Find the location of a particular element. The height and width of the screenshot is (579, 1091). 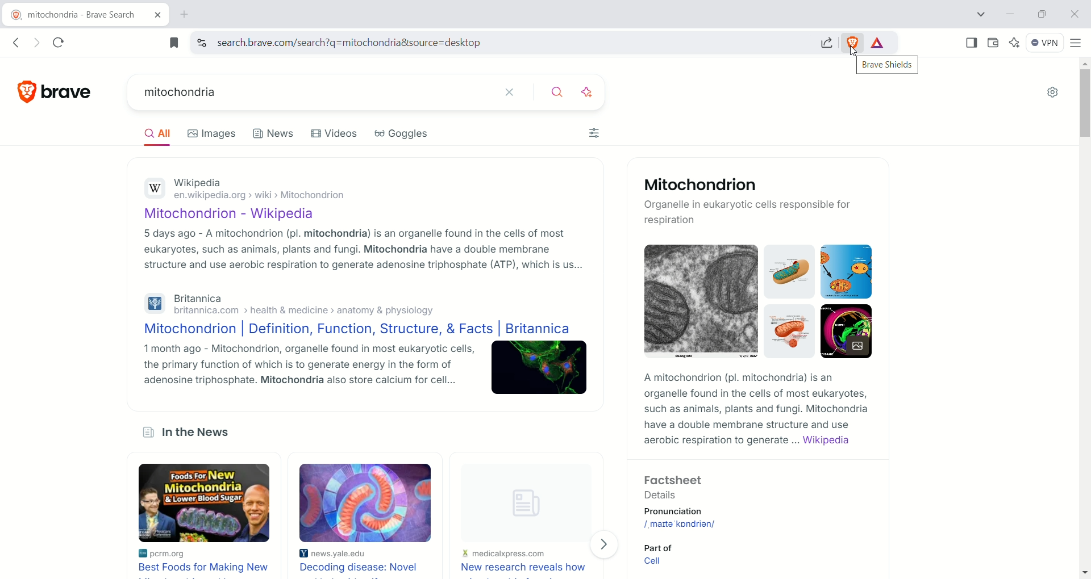

Click to go forward, hold to see histroy is located at coordinates (38, 42).